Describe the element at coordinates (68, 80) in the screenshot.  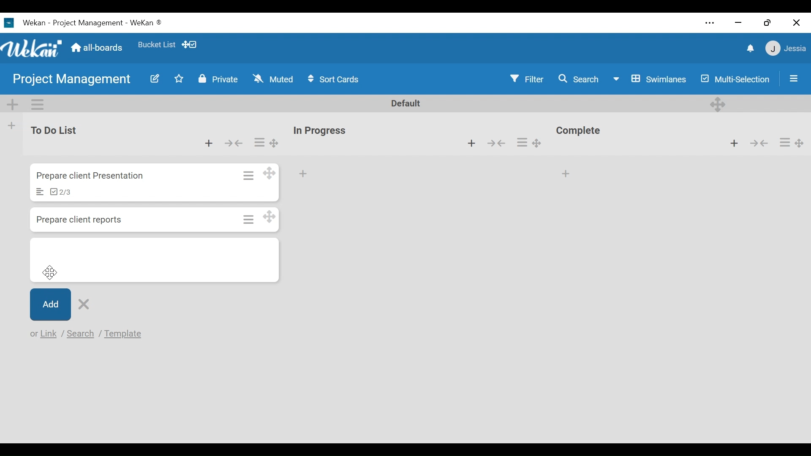
I see `Project management` at that location.